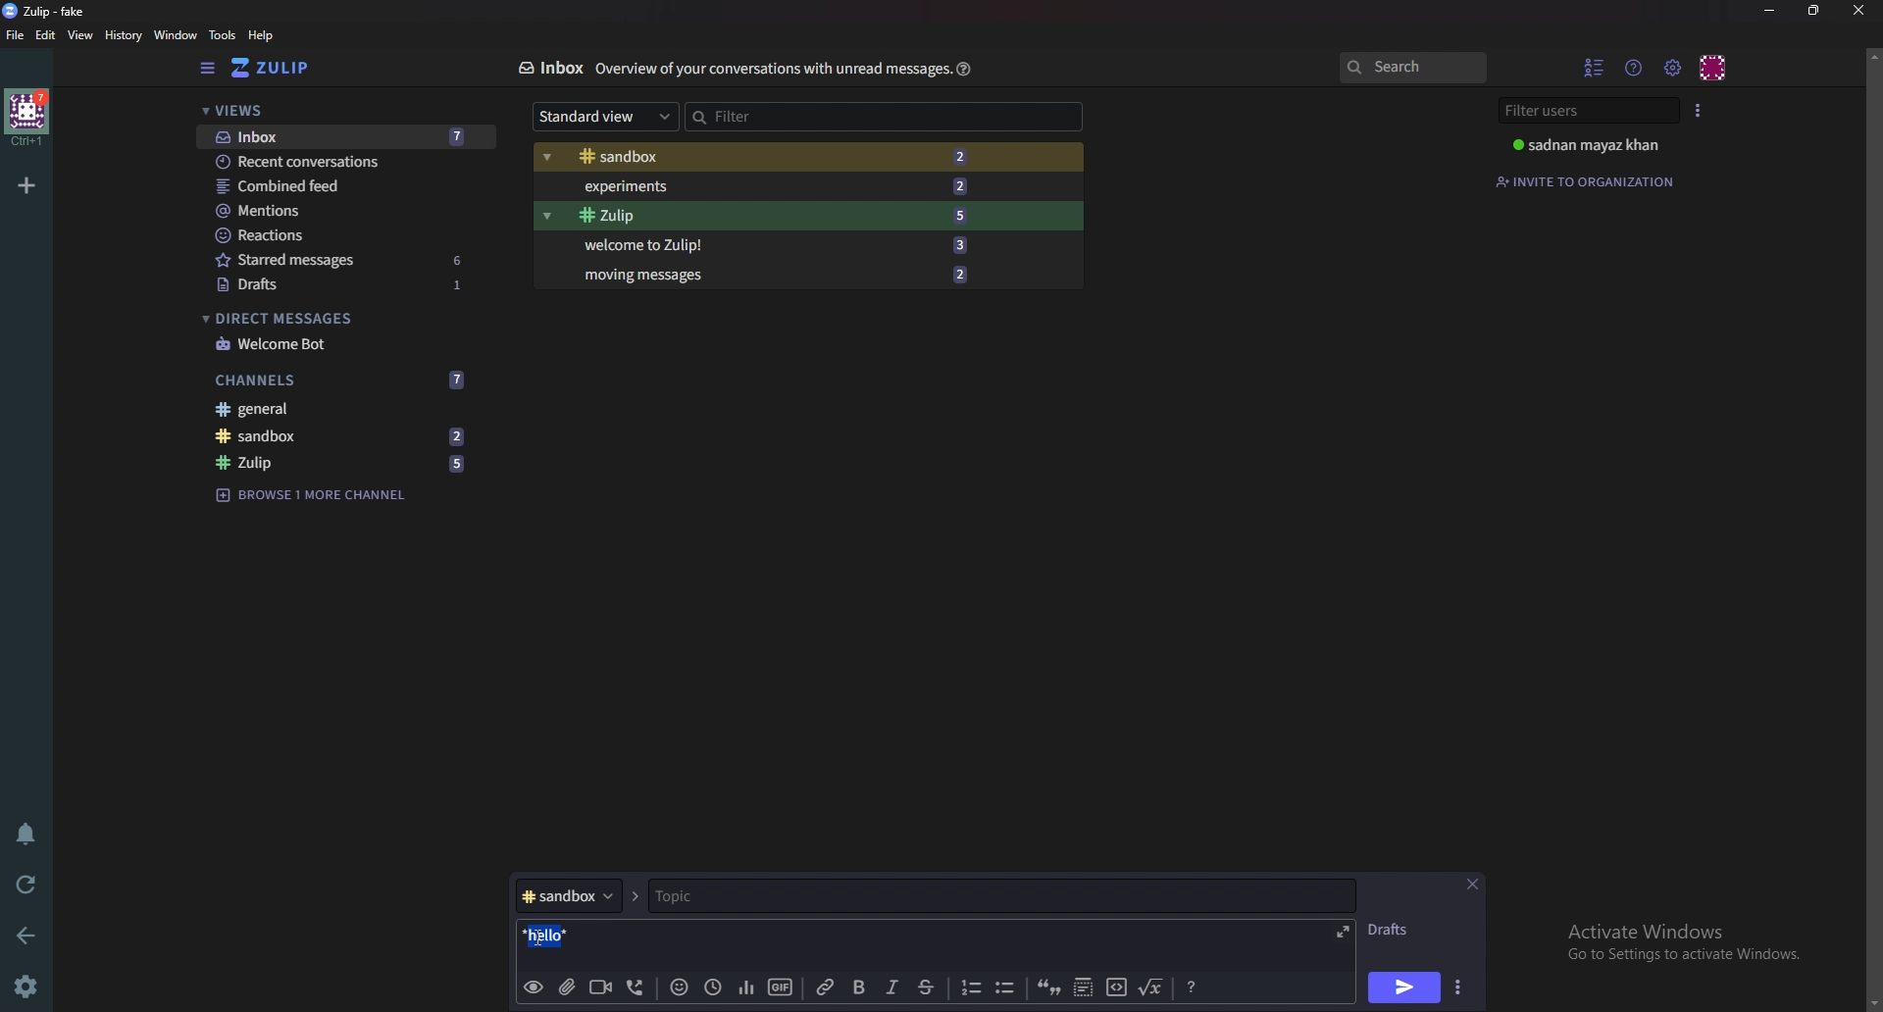 The image size is (1883, 1012). Describe the element at coordinates (339, 409) in the screenshot. I see `# General` at that location.